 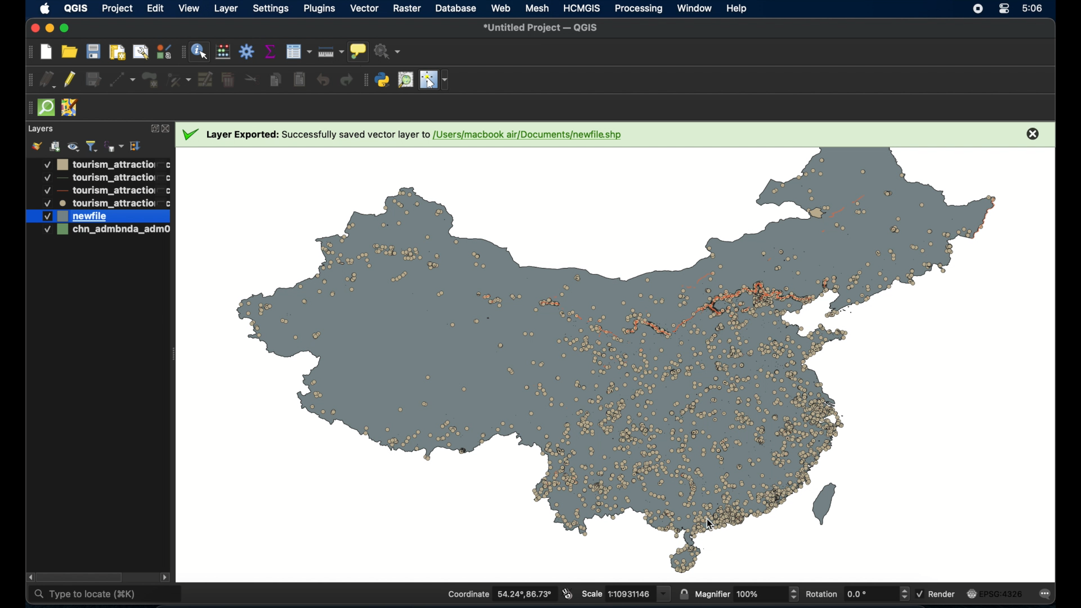 I want to click on add polygon feature, so click(x=152, y=80).